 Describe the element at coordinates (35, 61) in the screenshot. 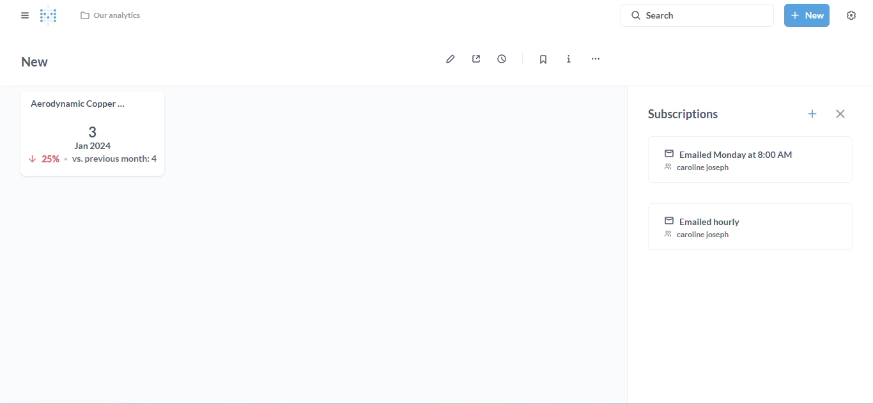

I see `new` at that location.